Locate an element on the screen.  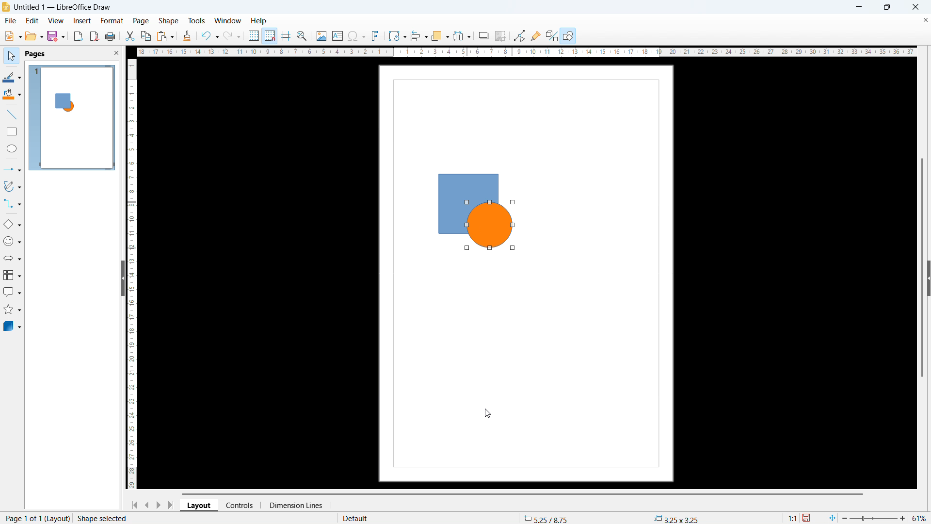
transformation is located at coordinates (397, 36).